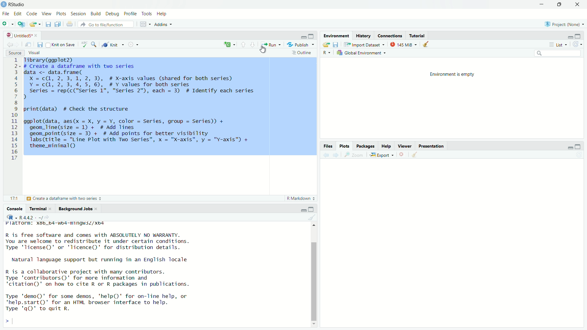 The image size is (587, 330). Describe the element at coordinates (433, 146) in the screenshot. I see `Prsentation` at that location.